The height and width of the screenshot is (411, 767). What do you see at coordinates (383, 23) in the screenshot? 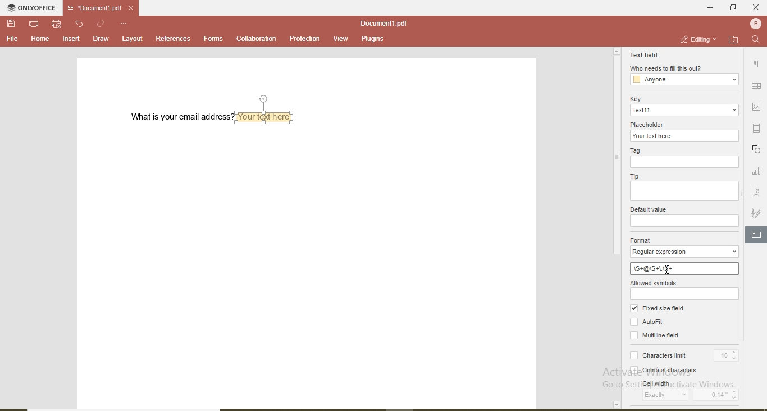
I see `file name` at bounding box center [383, 23].